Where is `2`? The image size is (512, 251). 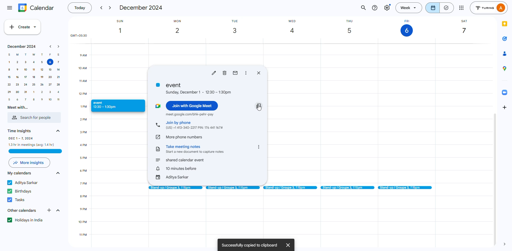
2 is located at coordinates (42, 92).